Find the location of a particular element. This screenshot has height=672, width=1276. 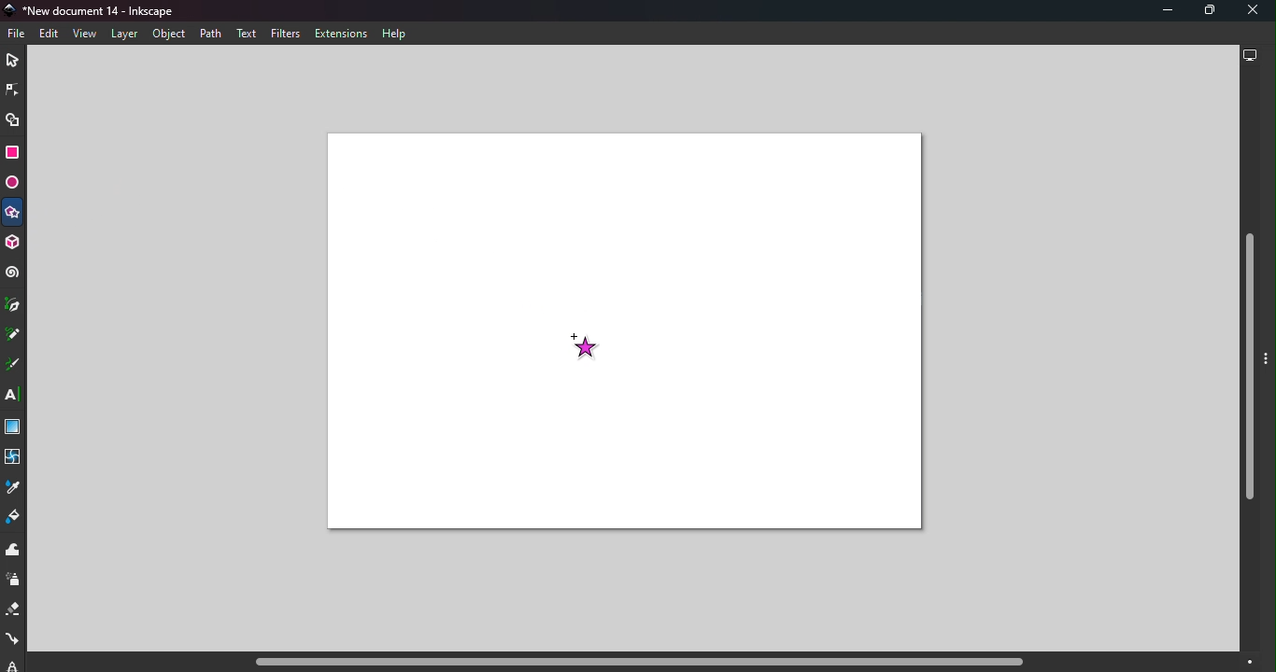

Node tool is located at coordinates (11, 90).